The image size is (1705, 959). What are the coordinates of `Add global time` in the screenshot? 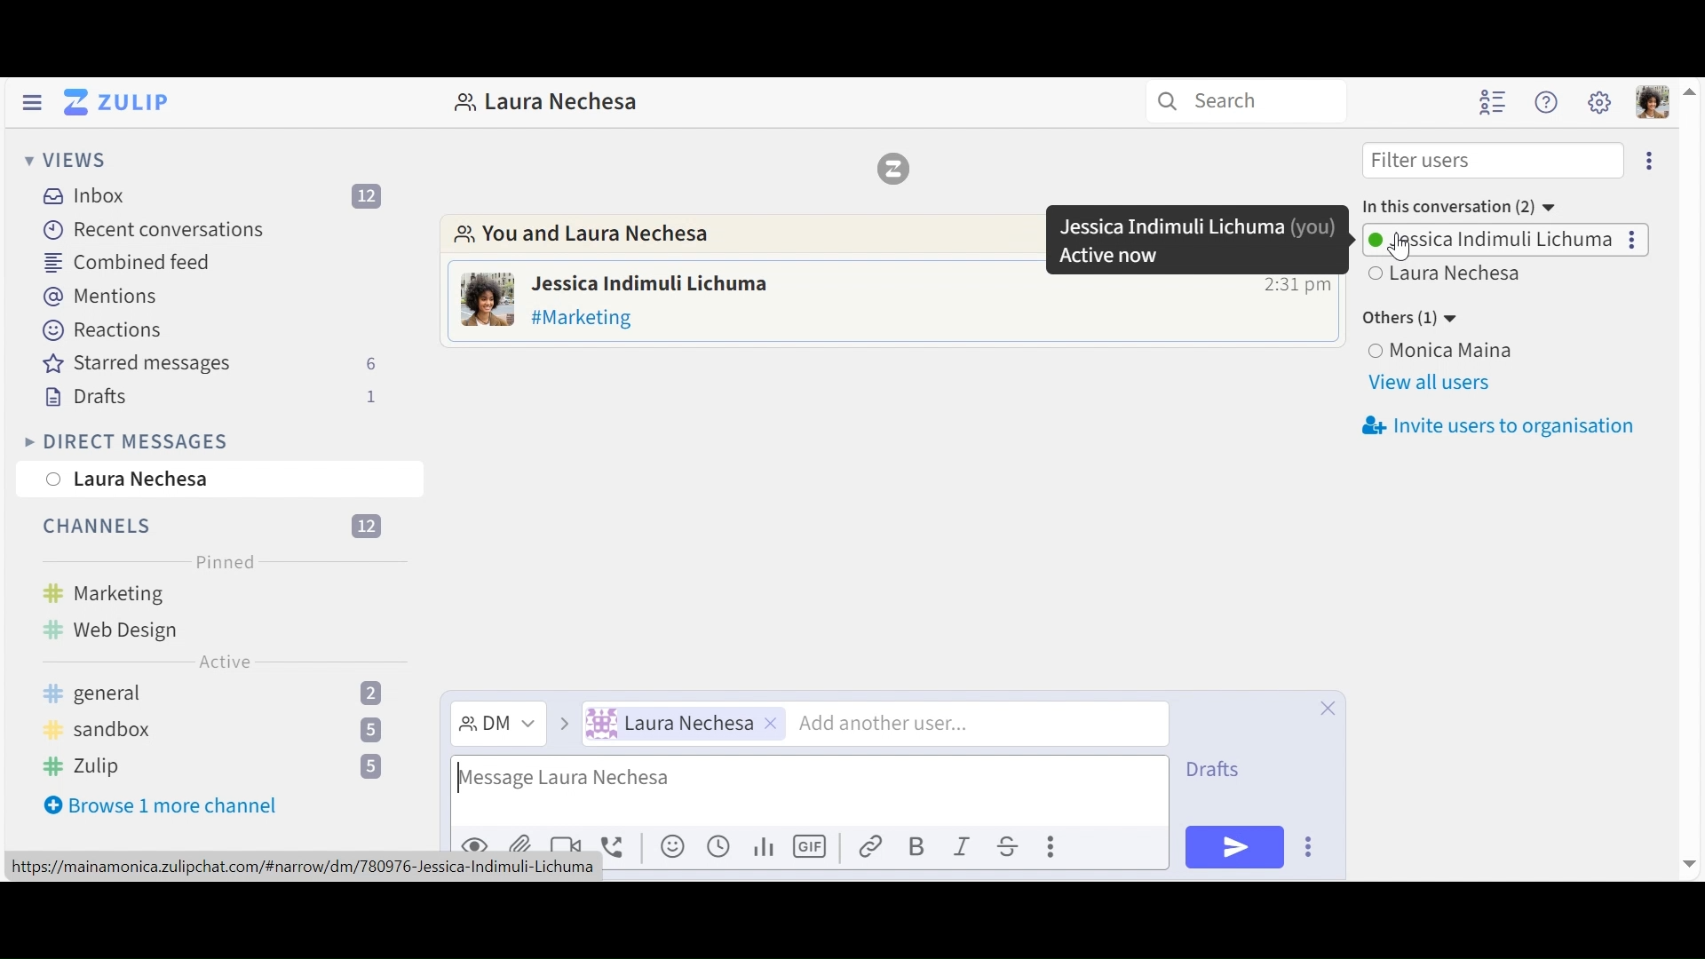 It's located at (723, 846).